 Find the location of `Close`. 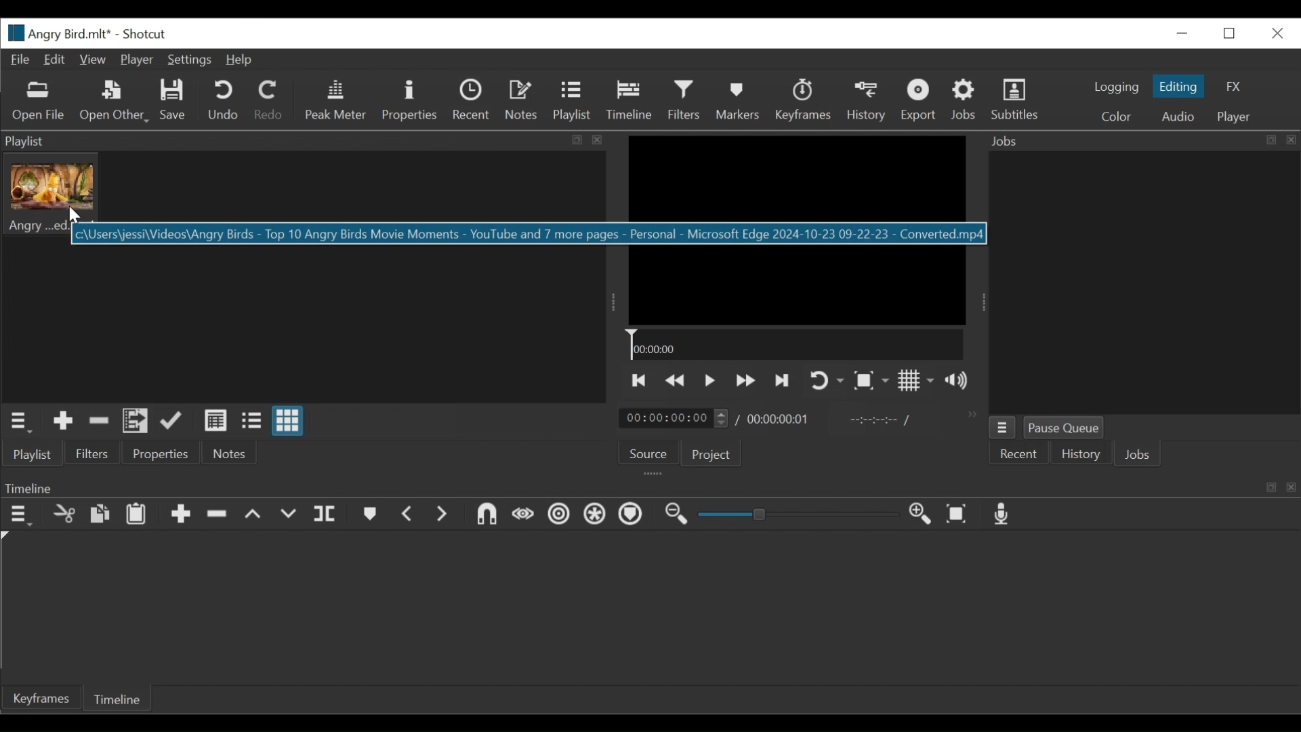

Close is located at coordinates (1278, 34).